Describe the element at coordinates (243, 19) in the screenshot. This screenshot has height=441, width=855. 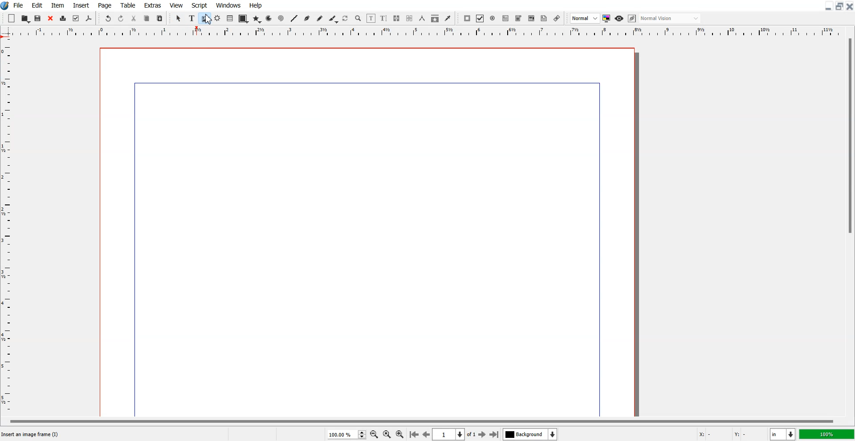
I see `Shape` at that location.